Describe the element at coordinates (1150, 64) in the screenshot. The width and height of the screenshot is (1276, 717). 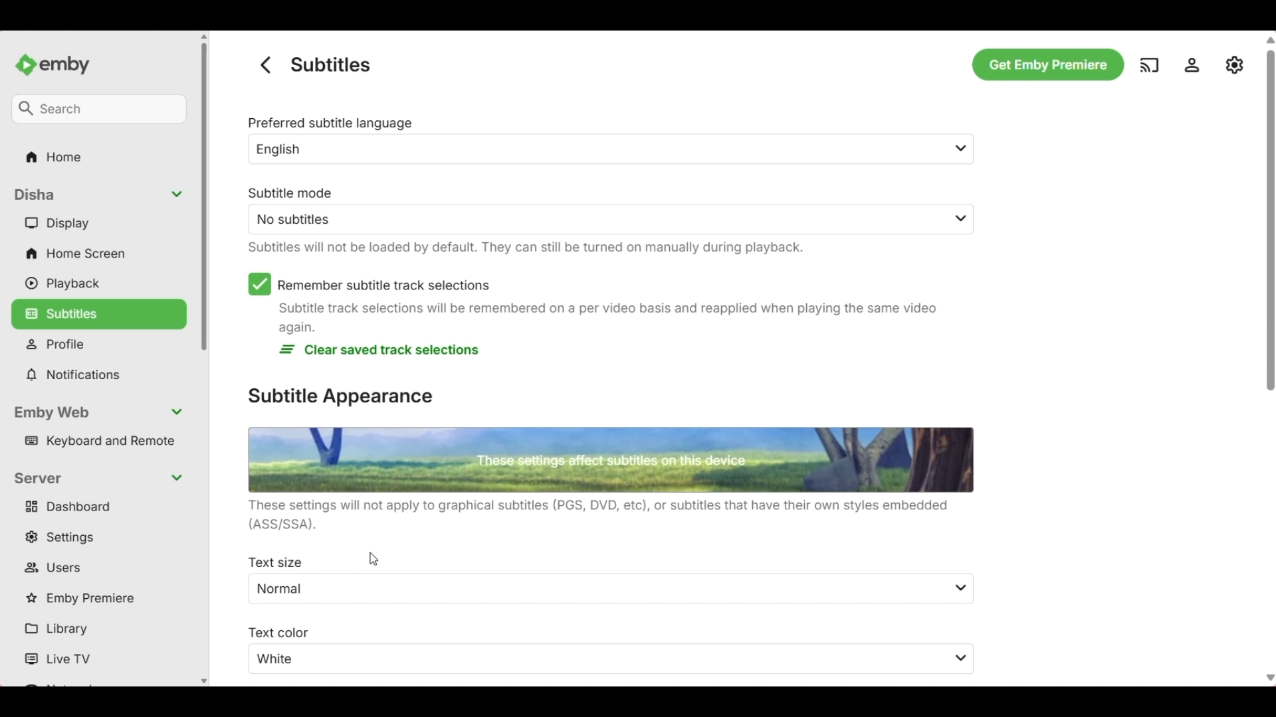
I see `` at that location.